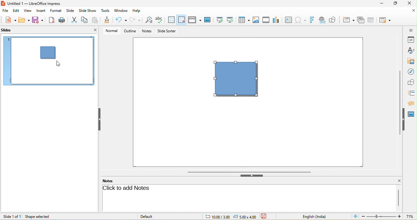 Image resolution: width=417 pixels, height=220 pixels. I want to click on paste, so click(96, 20).